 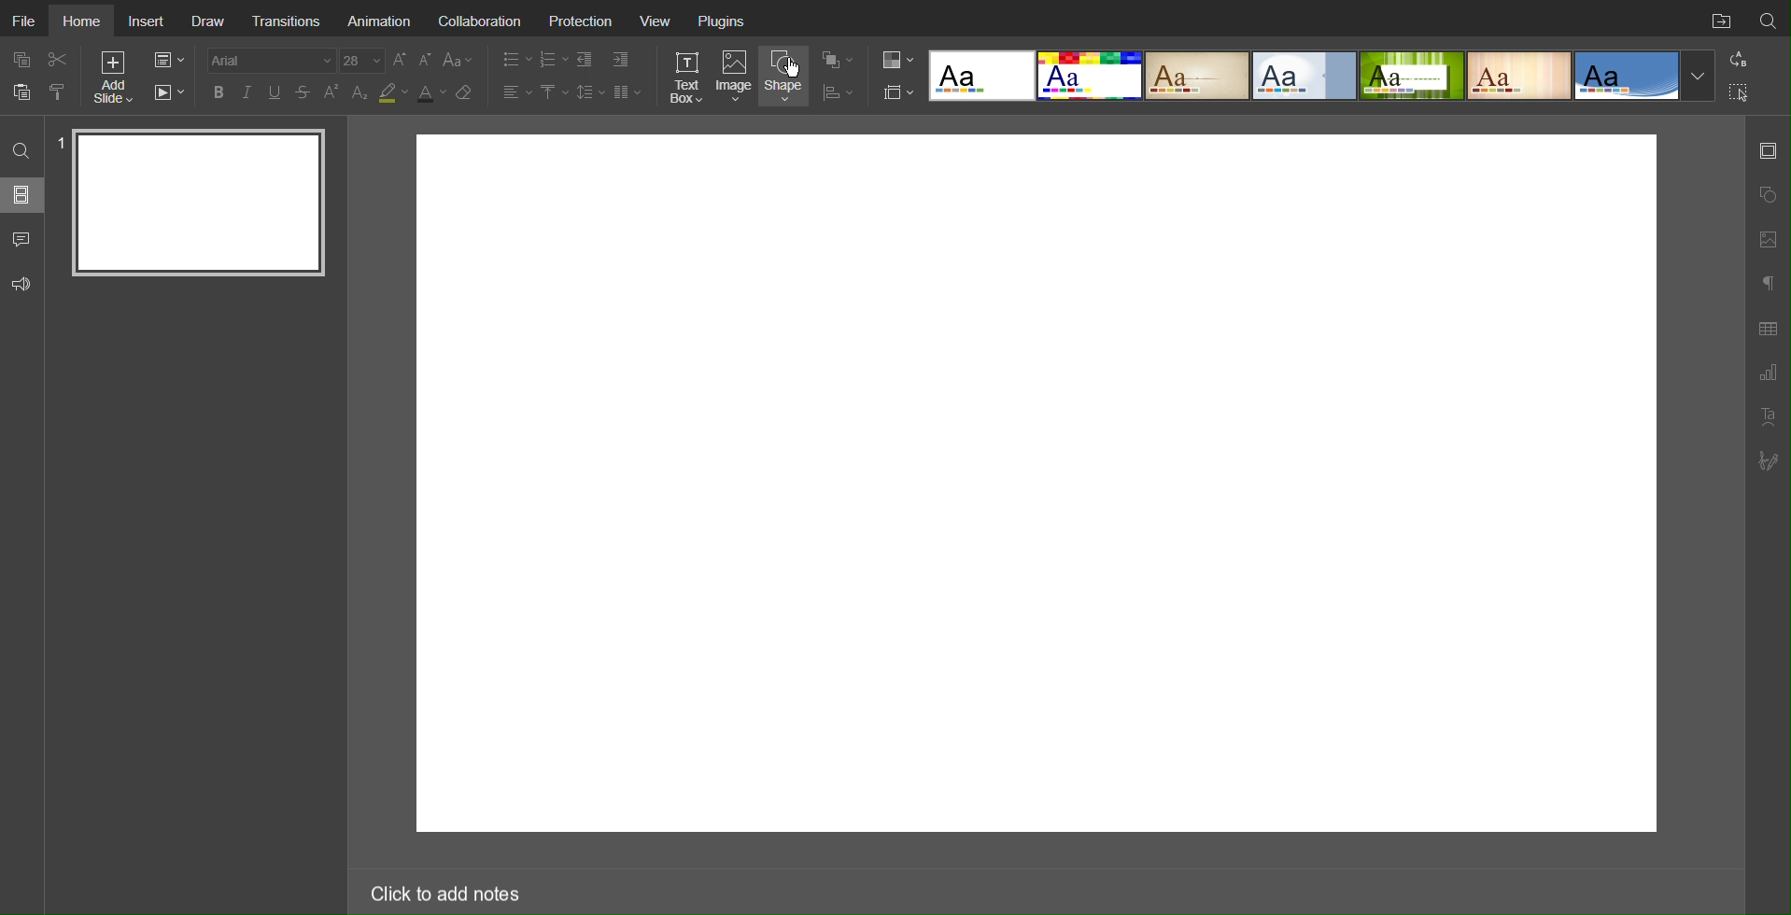 What do you see at coordinates (23, 239) in the screenshot?
I see `Comments` at bounding box center [23, 239].